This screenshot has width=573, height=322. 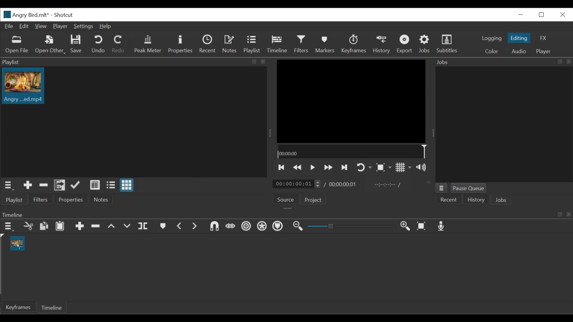 I want to click on Media Viewer, so click(x=352, y=100).